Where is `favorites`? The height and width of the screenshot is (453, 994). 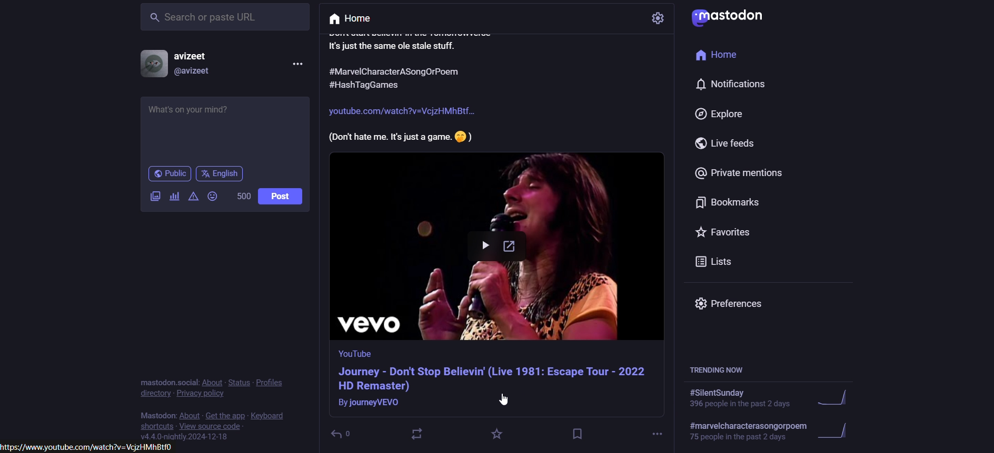 favorites is located at coordinates (496, 434).